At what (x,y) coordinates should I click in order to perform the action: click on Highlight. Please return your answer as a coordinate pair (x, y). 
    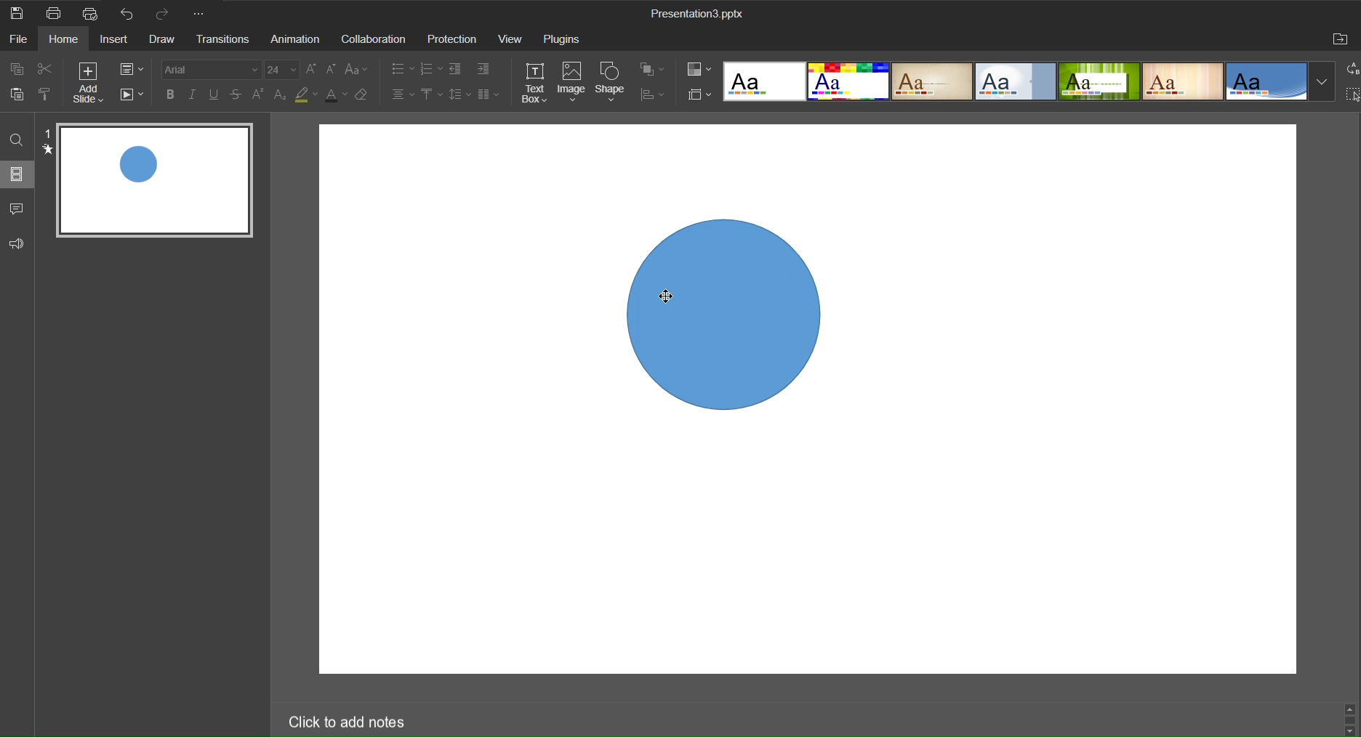
    Looking at the image, I should click on (306, 96).